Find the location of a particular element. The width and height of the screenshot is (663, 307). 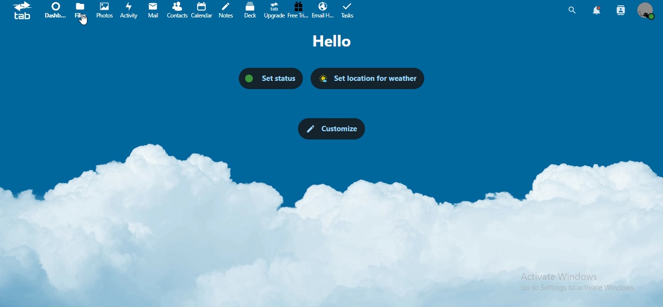

photos is located at coordinates (106, 10).